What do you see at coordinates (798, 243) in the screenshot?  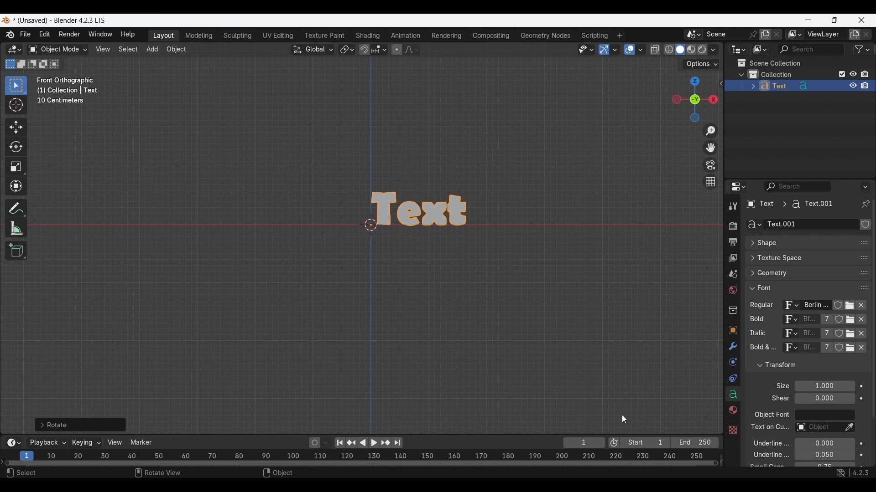 I see `Click to expand Shape` at bounding box center [798, 243].